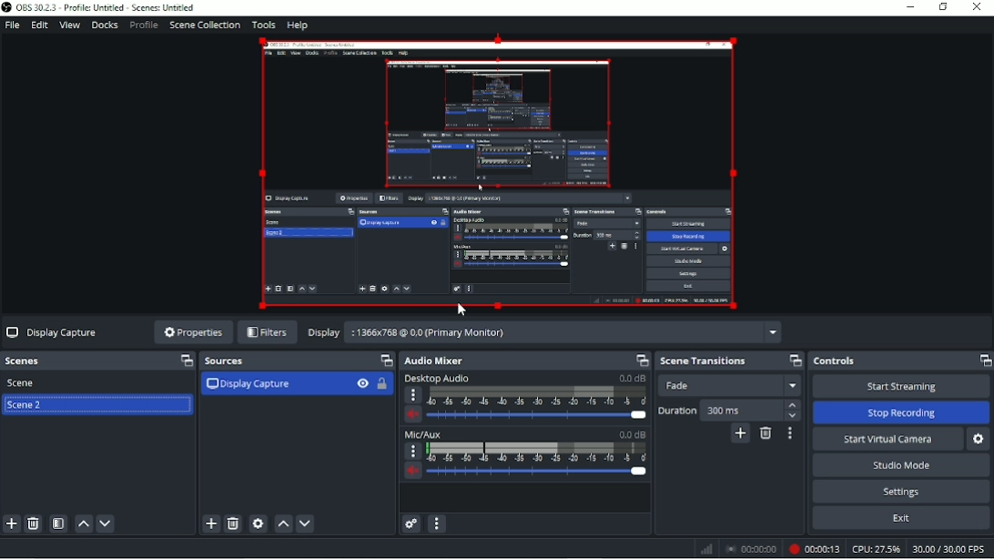 This screenshot has height=559, width=994. What do you see at coordinates (283, 524) in the screenshot?
I see `Move source(s) up` at bounding box center [283, 524].